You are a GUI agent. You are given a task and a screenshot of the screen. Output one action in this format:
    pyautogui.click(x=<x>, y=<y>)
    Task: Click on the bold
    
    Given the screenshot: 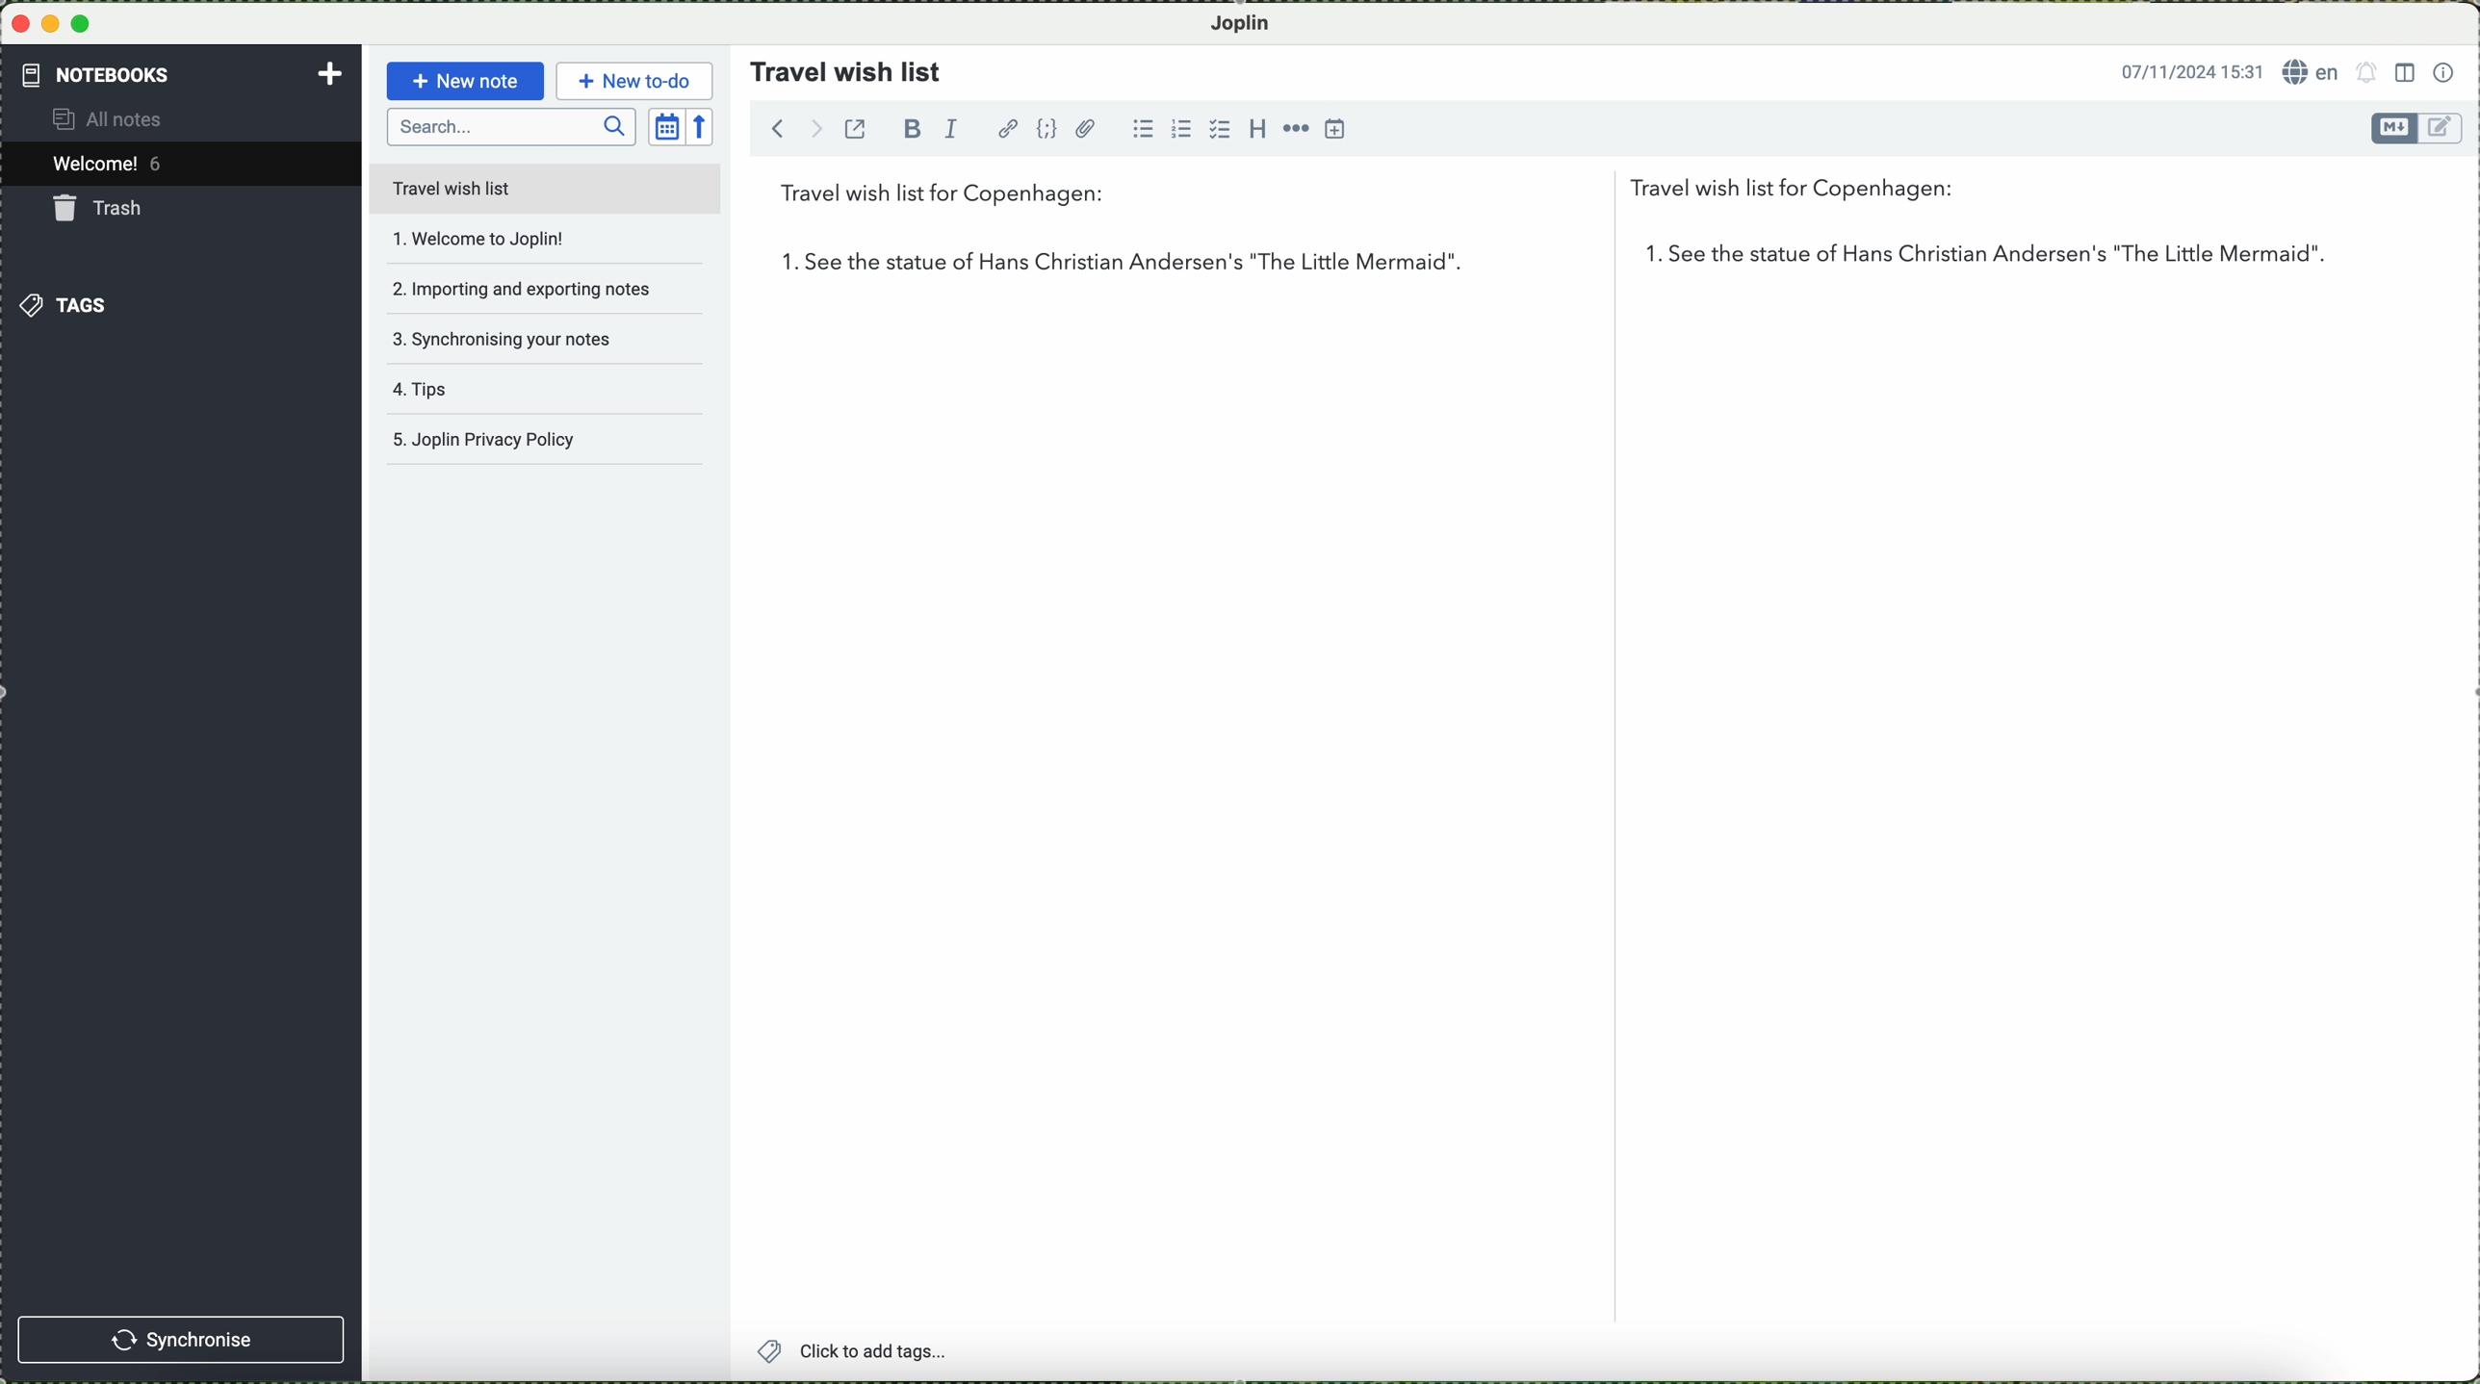 What is the action you would take?
    pyautogui.click(x=913, y=128)
    